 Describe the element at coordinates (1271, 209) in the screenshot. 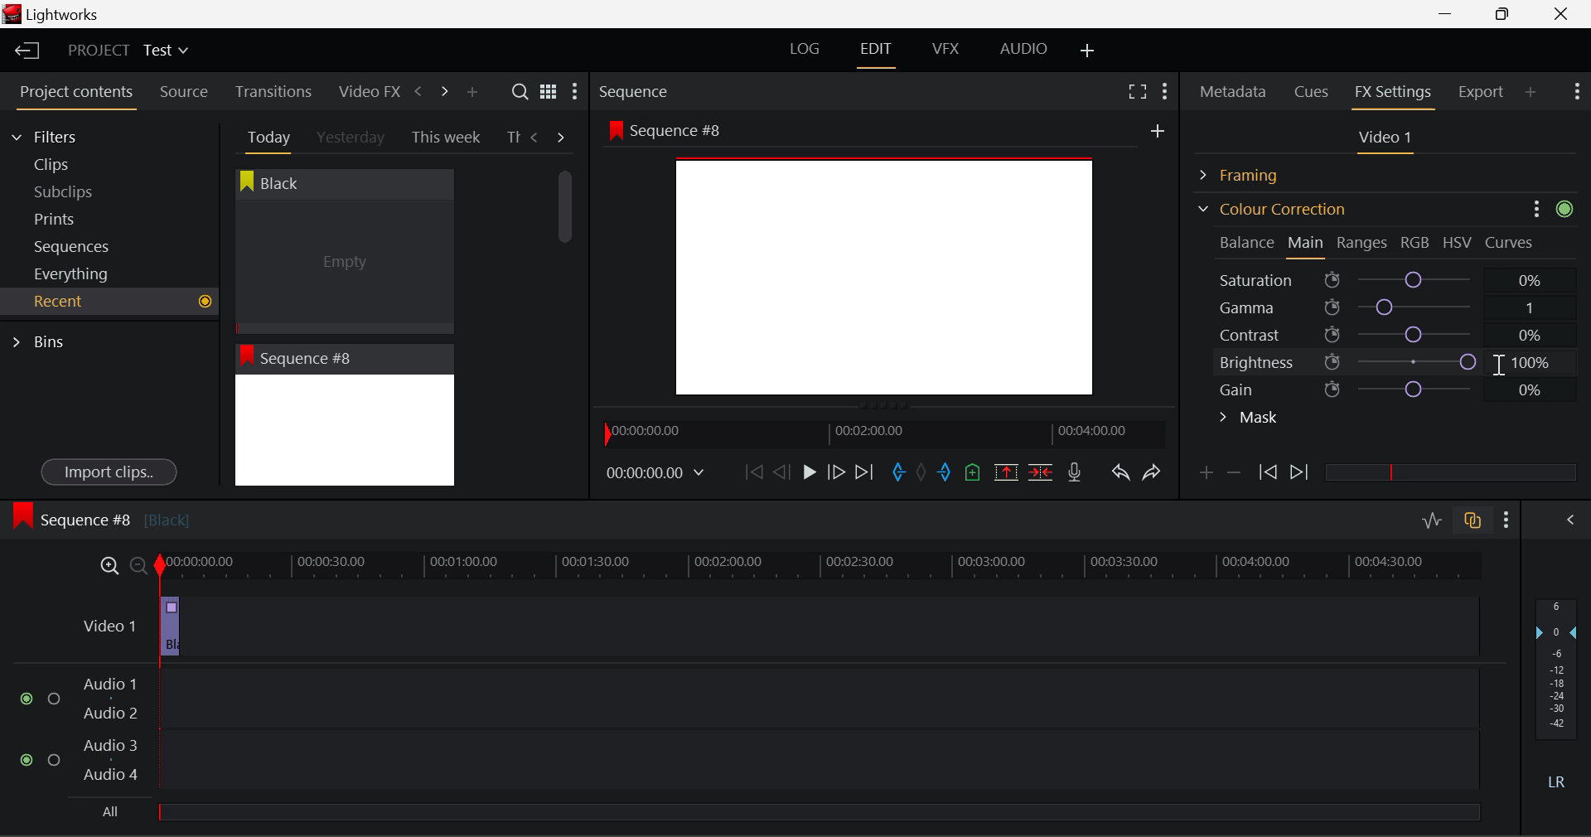

I see `Colour Correction` at that location.